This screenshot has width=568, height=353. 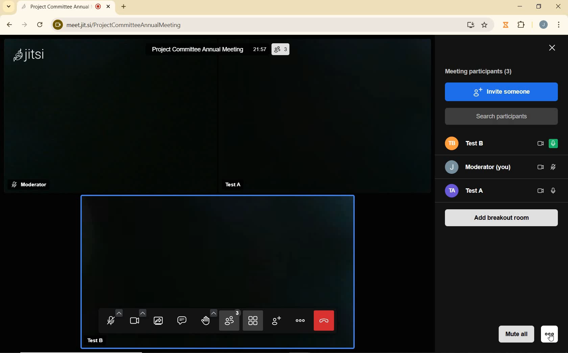 What do you see at coordinates (158, 321) in the screenshot?
I see `Screen sharing` at bounding box center [158, 321].